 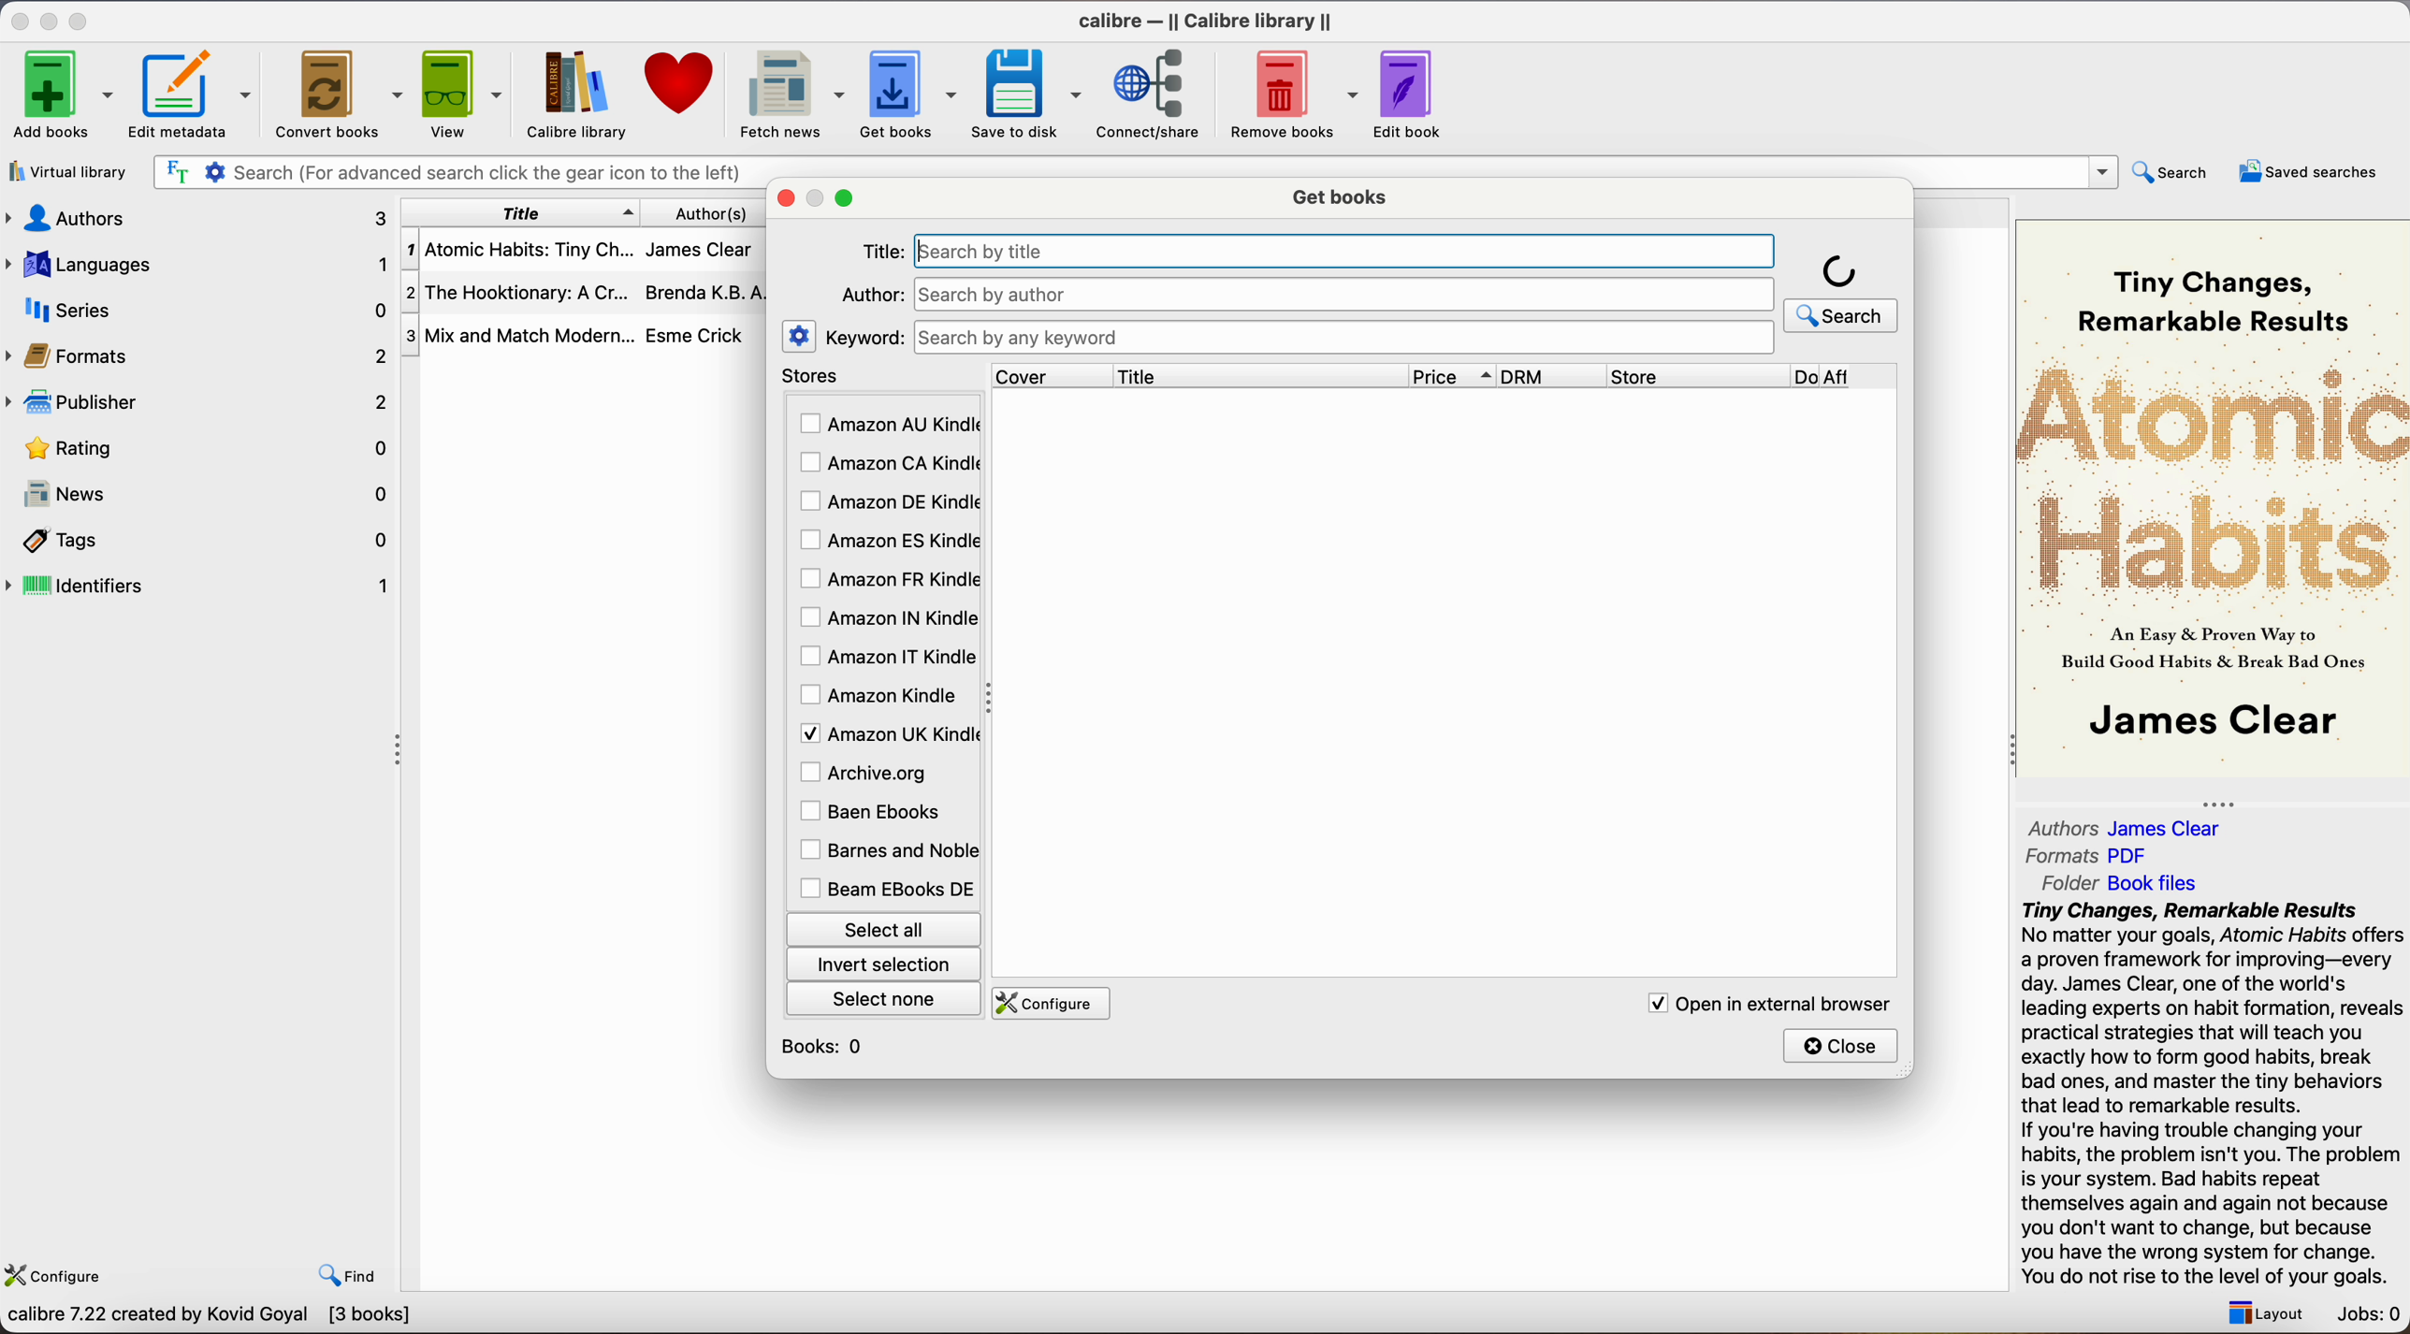 I want to click on get books, so click(x=1343, y=195).